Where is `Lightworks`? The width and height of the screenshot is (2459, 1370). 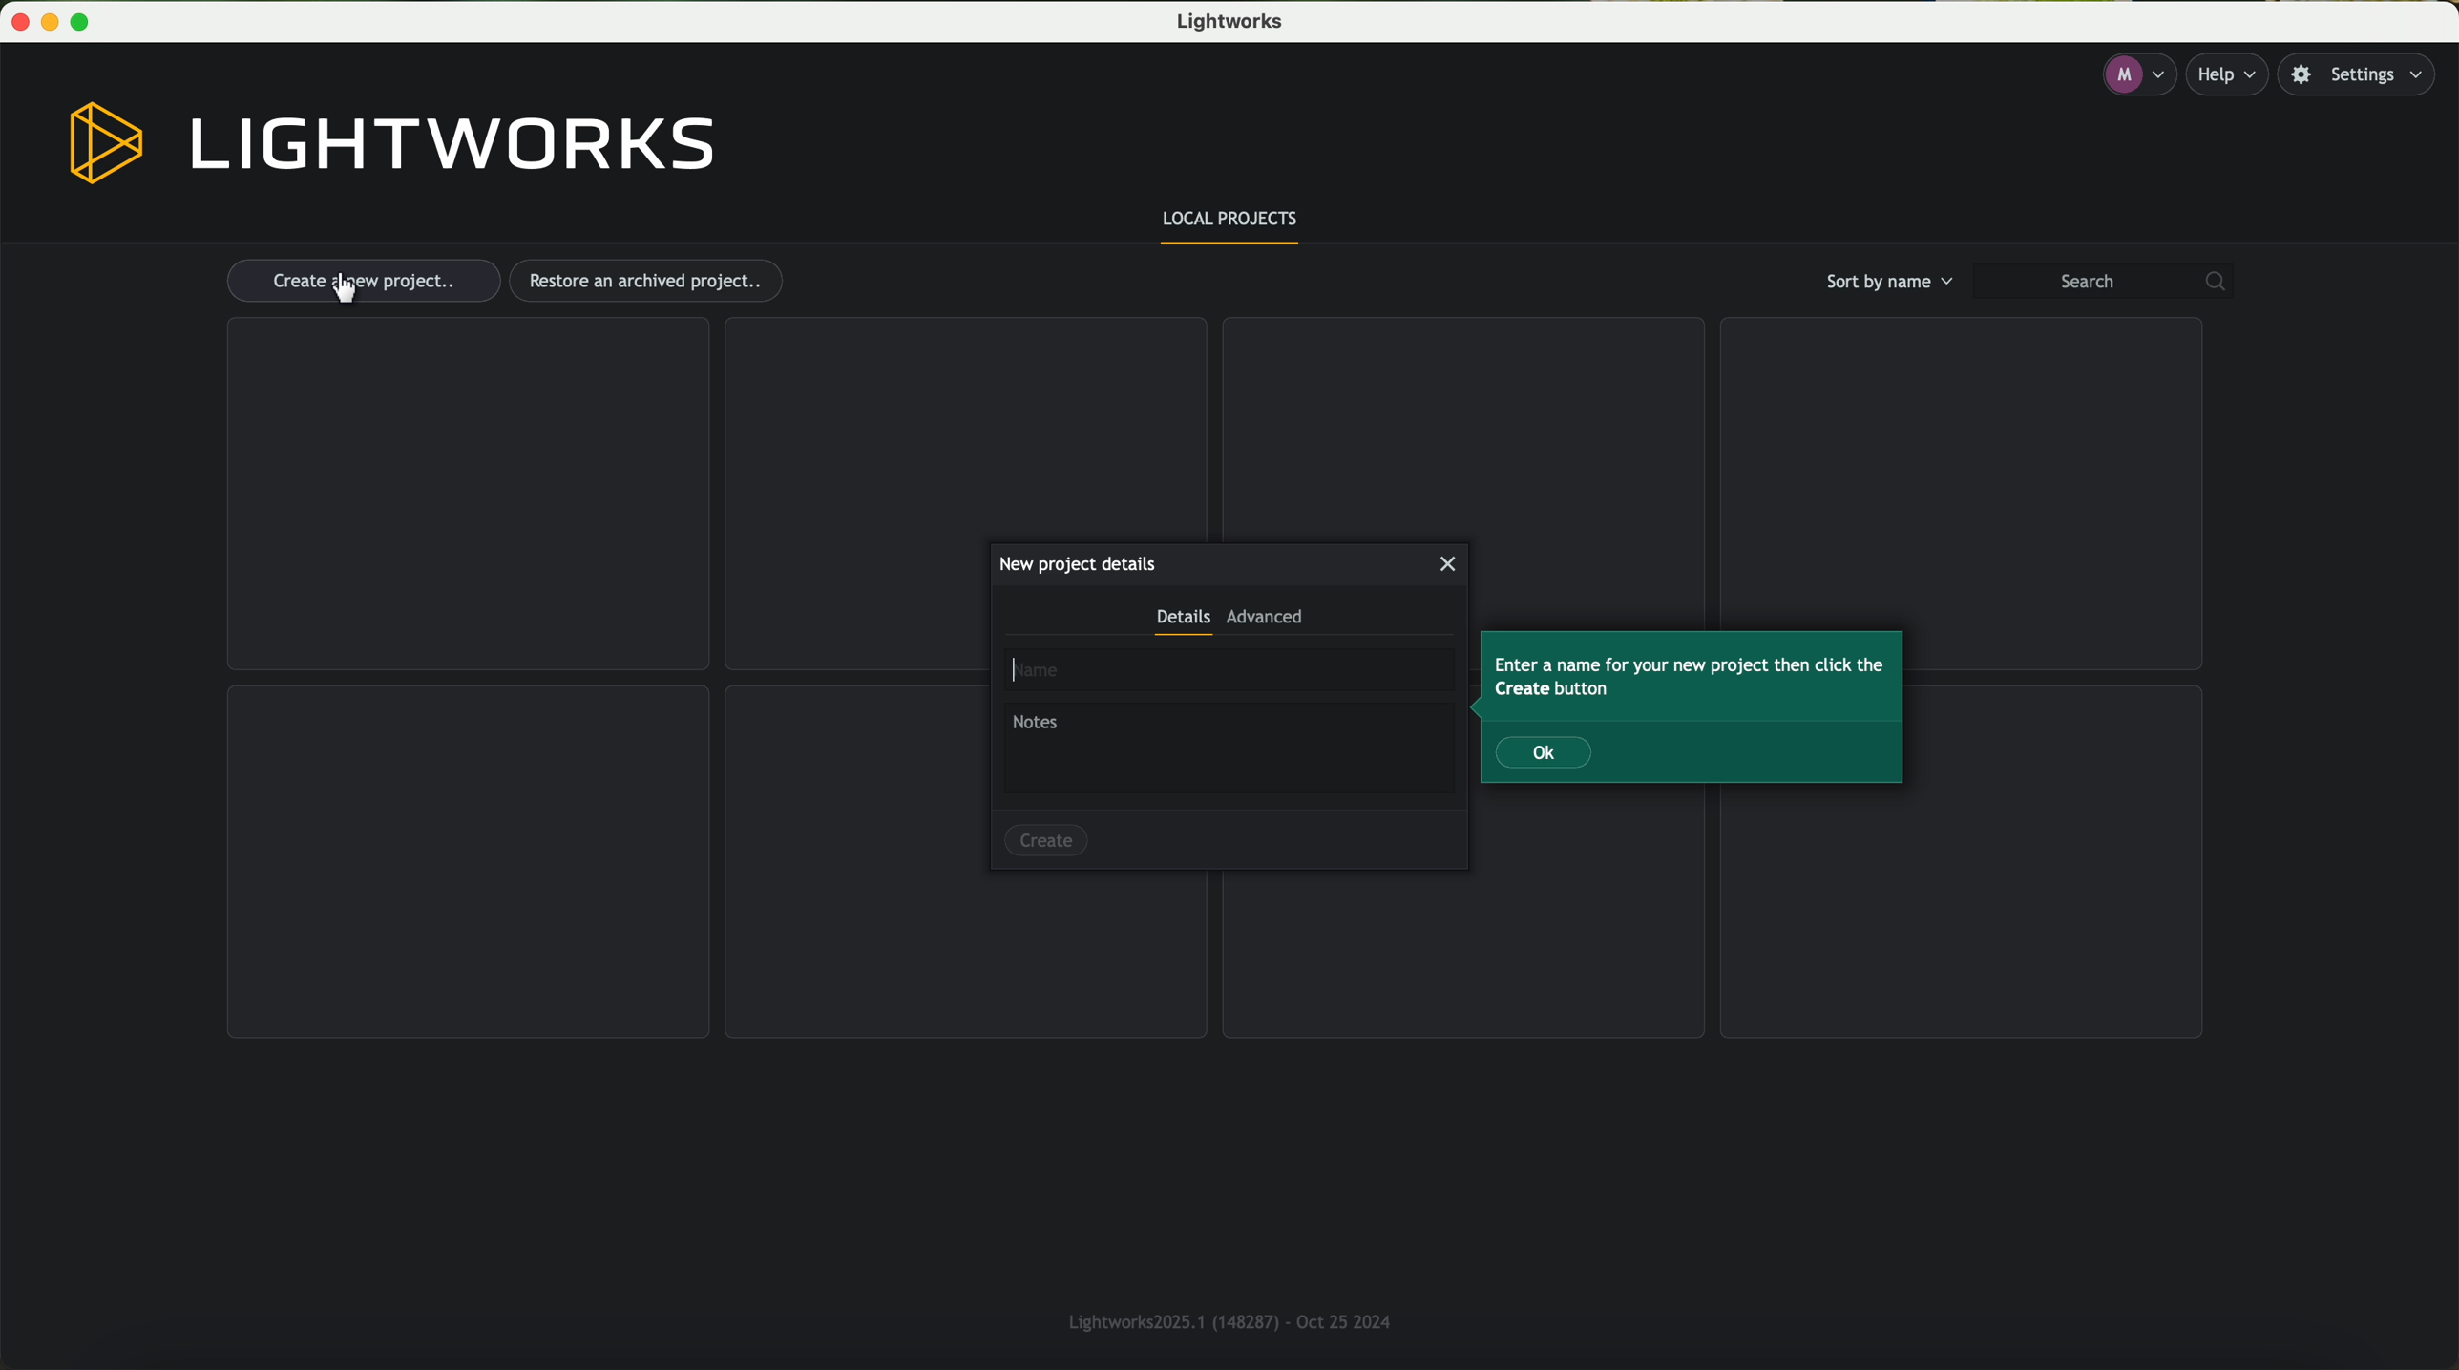
Lightworks is located at coordinates (1235, 23).